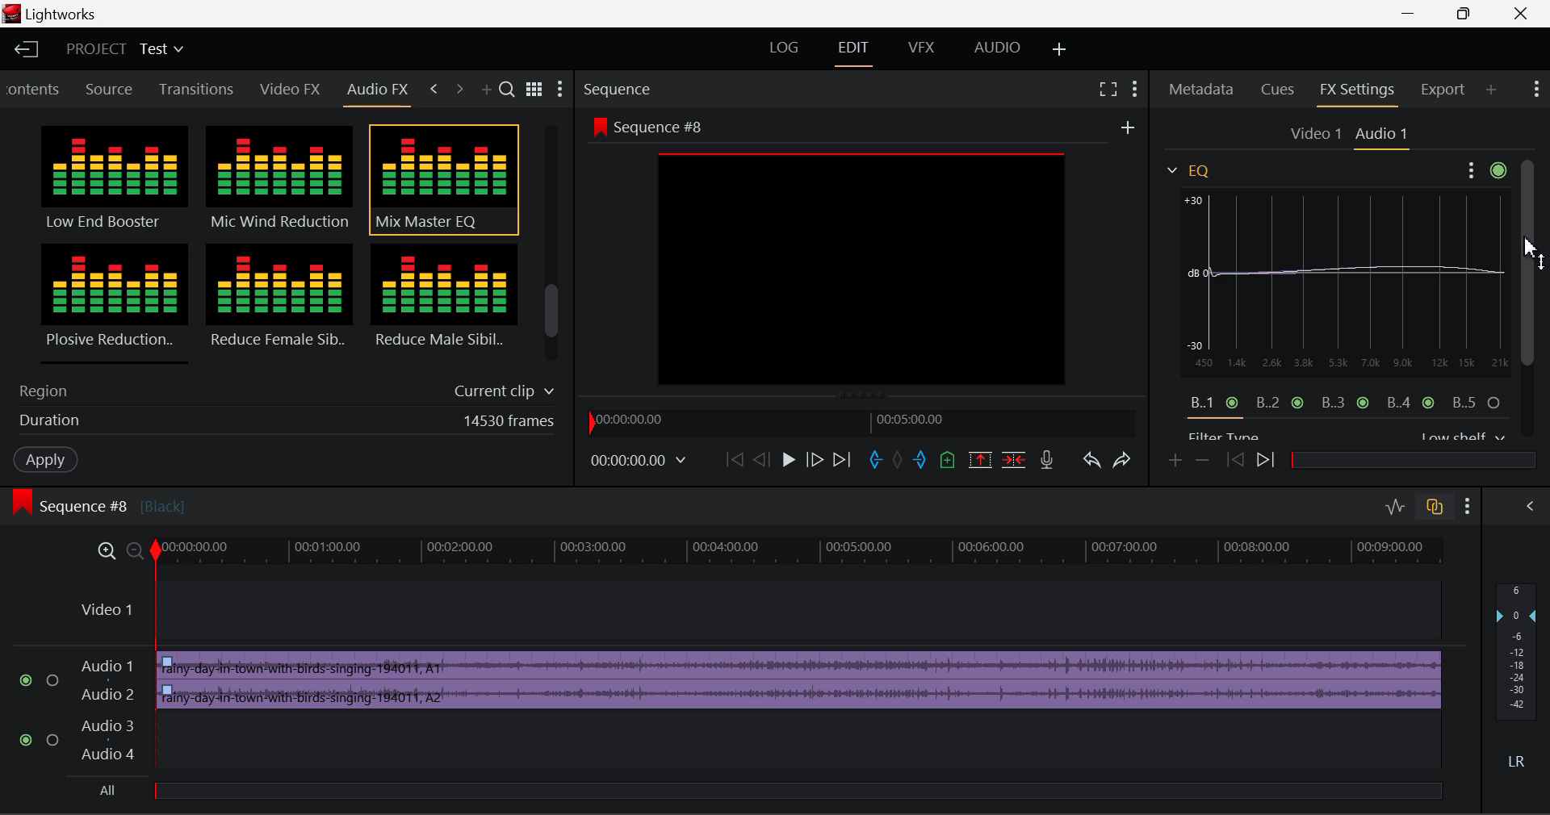 The height and width of the screenshot is (815, 1550). I want to click on Next Tab, so click(459, 87).